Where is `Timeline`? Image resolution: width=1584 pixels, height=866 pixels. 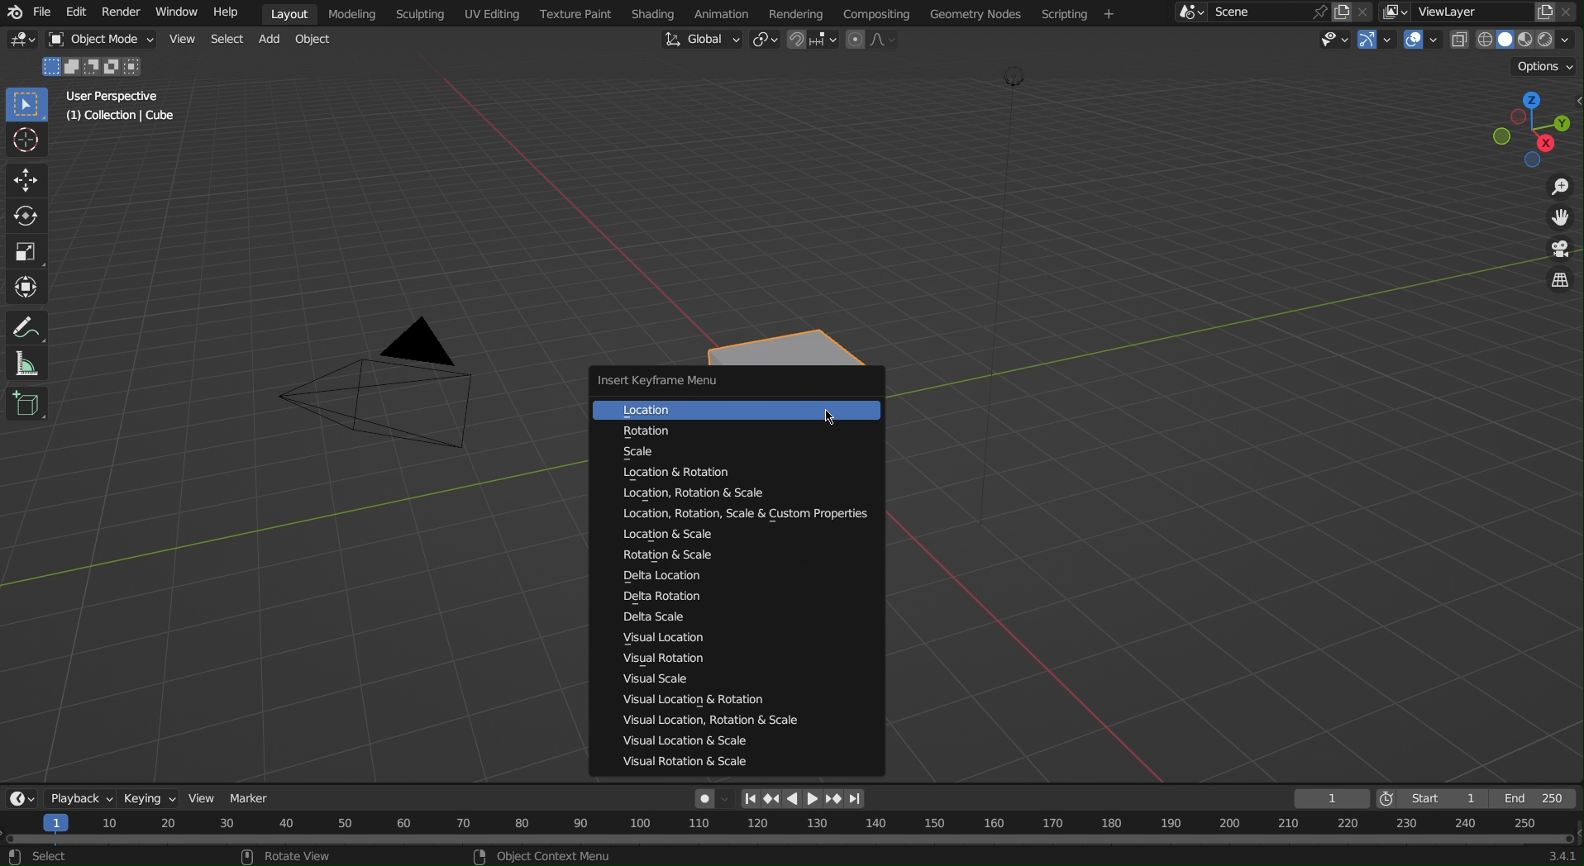 Timeline is located at coordinates (787, 829).